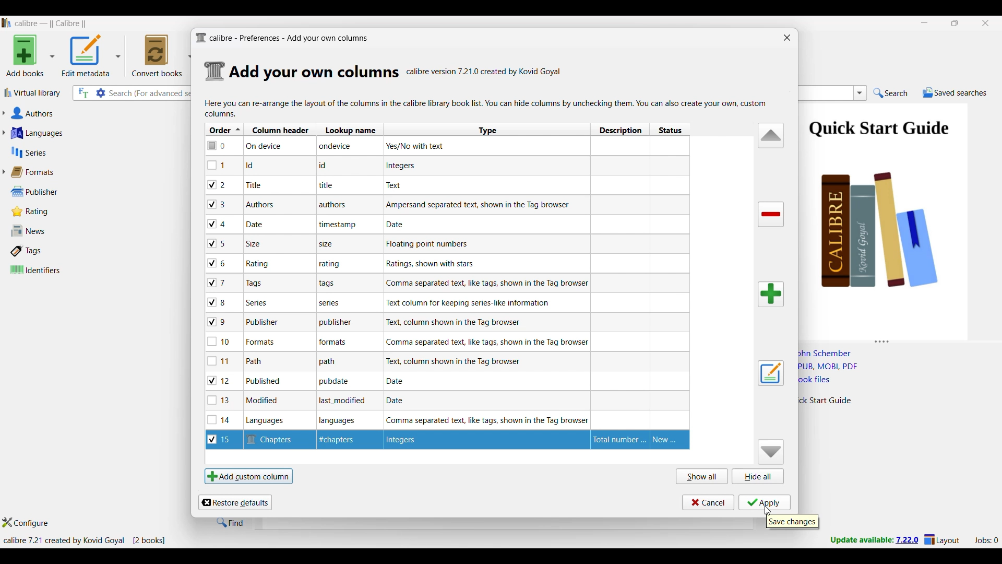 This screenshot has width=1002, height=564. I want to click on Cancel, so click(708, 502).